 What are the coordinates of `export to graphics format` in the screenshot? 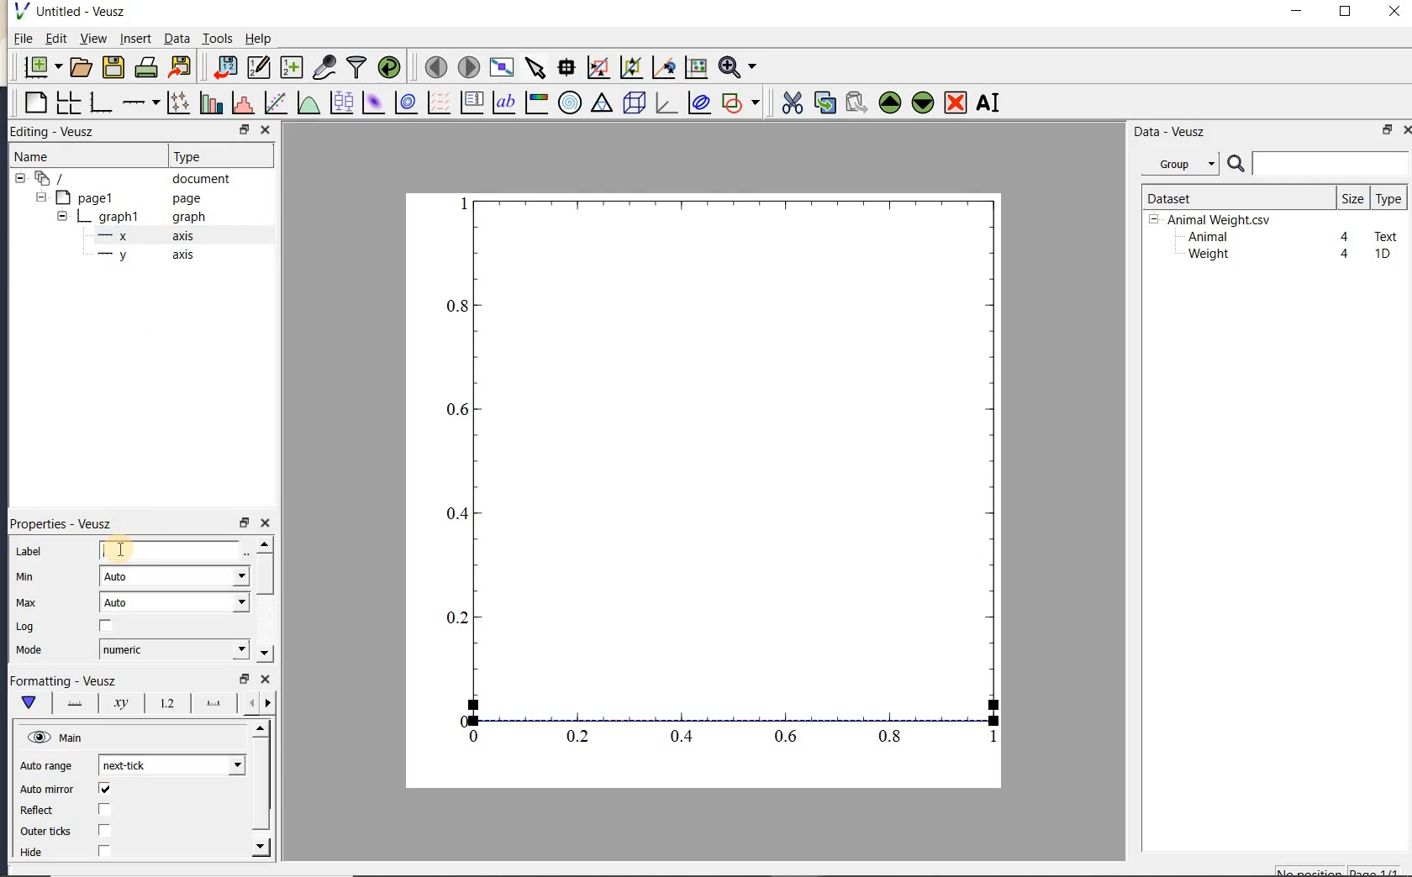 It's located at (181, 66).